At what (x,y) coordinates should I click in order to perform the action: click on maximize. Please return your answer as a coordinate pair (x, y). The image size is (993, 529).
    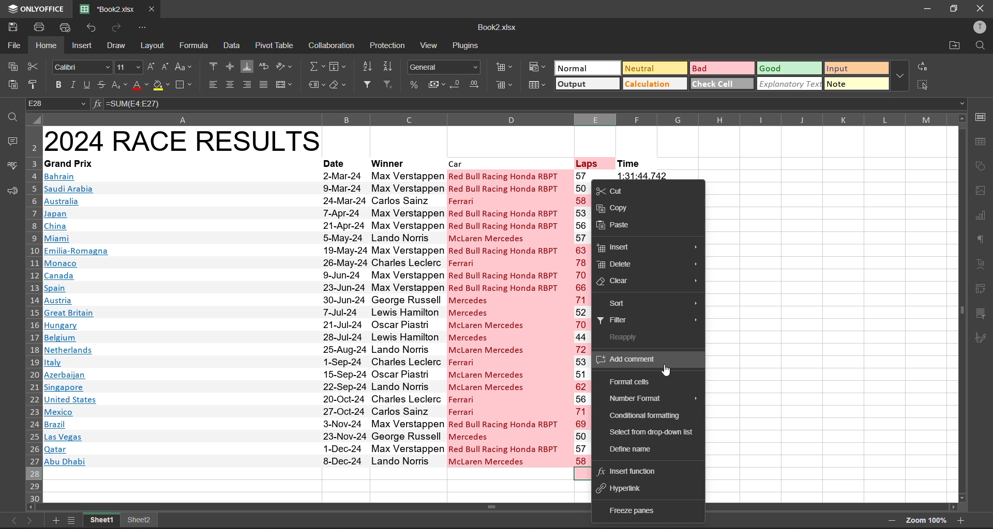
    Looking at the image, I should click on (952, 8).